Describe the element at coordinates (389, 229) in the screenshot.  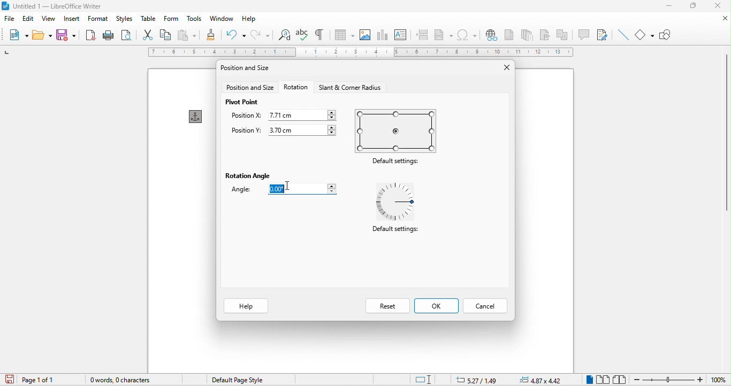
I see `Default settings:` at that location.